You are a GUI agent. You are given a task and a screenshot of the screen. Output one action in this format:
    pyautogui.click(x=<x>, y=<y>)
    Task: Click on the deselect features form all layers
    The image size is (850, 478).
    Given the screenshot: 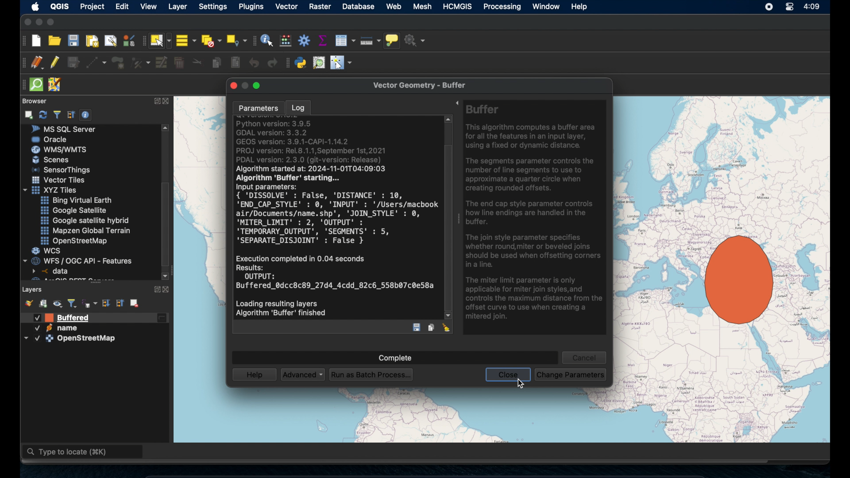 What is the action you would take?
    pyautogui.click(x=212, y=40)
    